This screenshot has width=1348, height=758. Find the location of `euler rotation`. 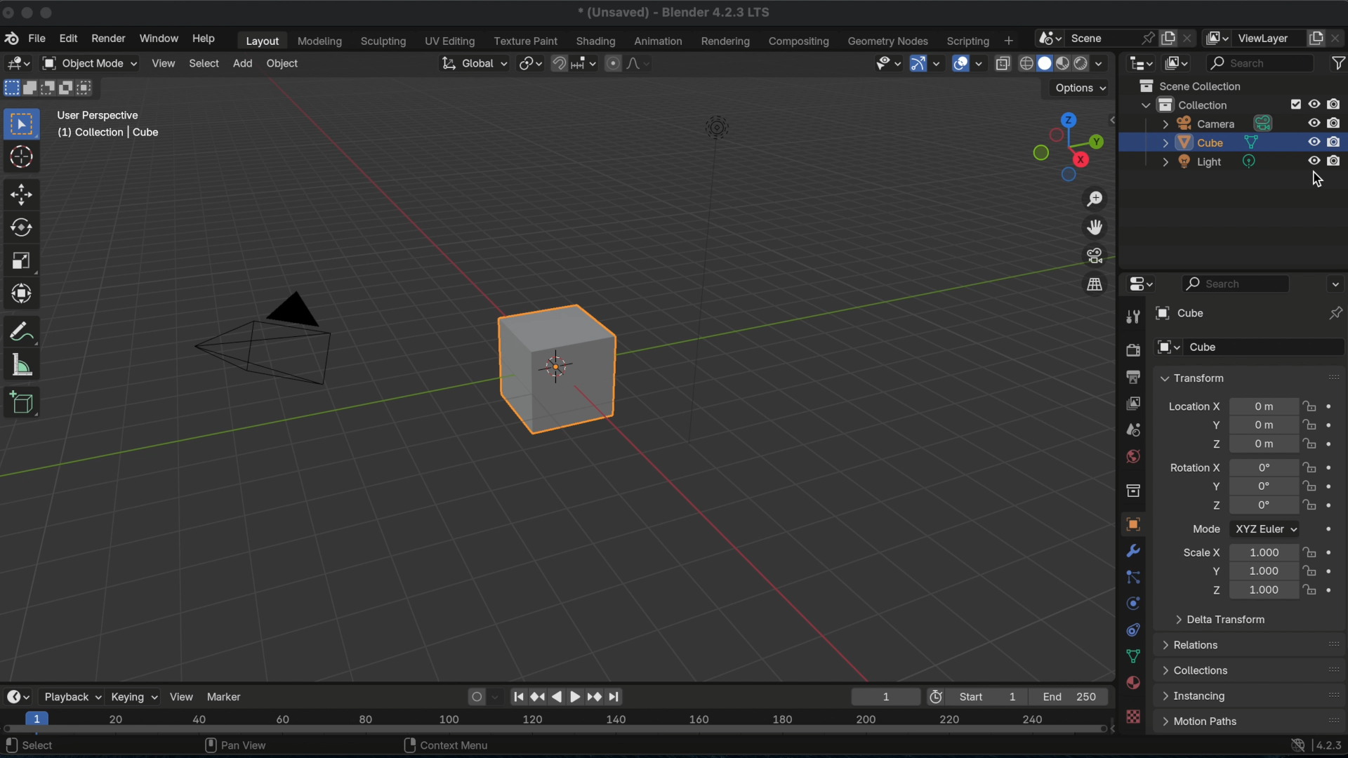

euler rotation is located at coordinates (1263, 506).